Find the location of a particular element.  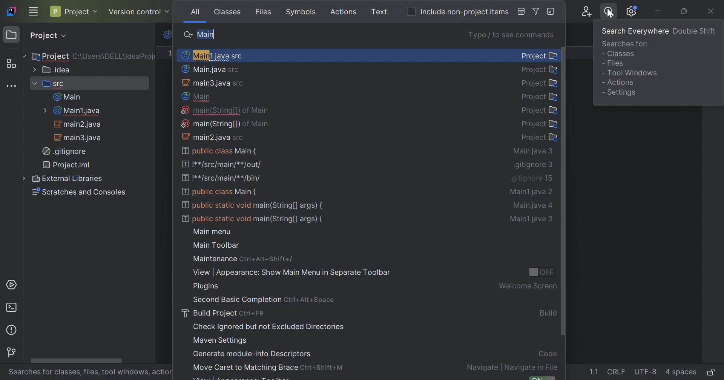

main(String[]) of Main is located at coordinates (224, 123).